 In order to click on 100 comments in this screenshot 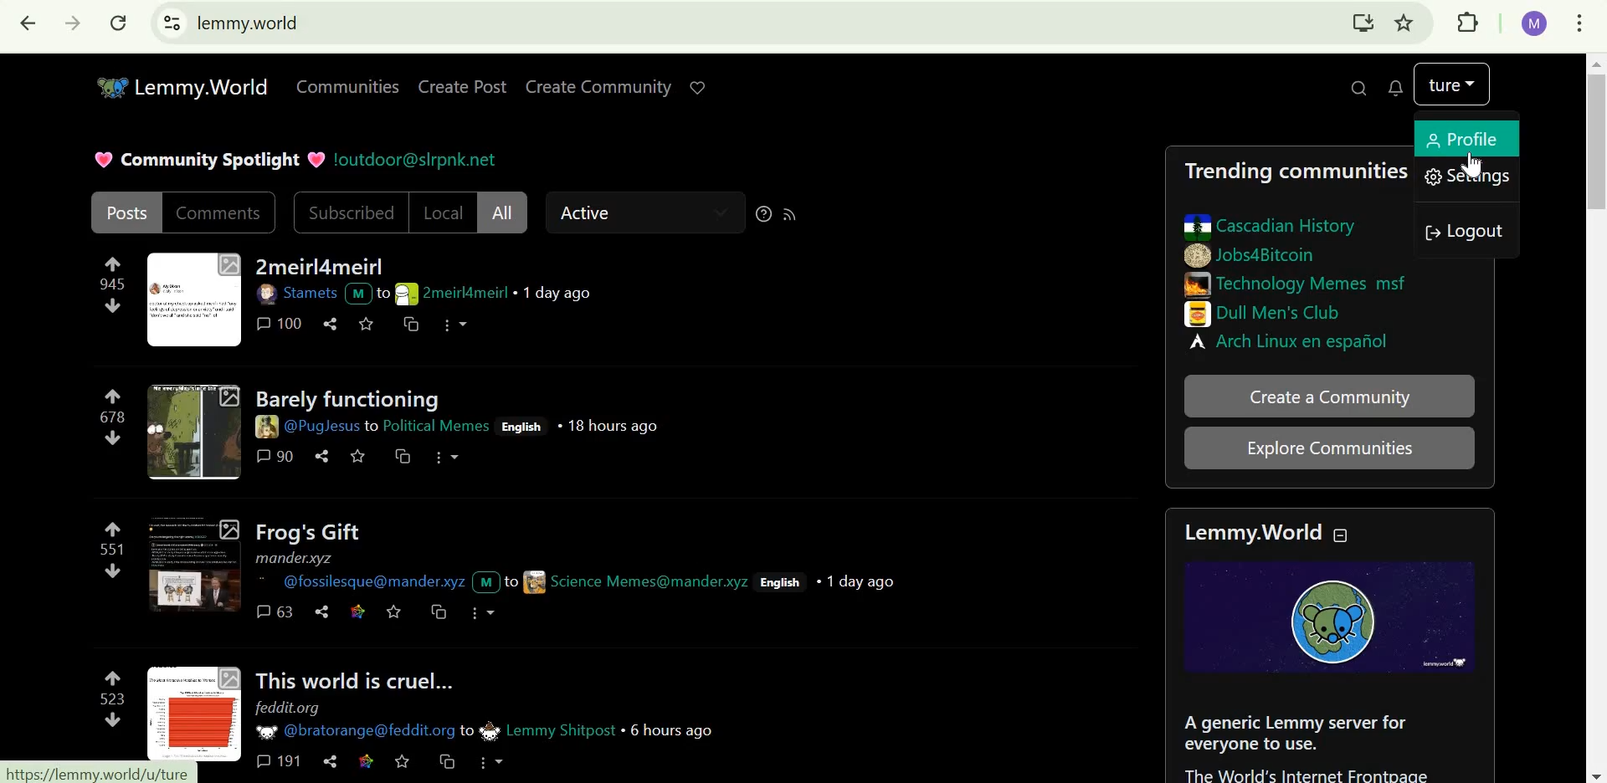, I will do `click(281, 323)`.